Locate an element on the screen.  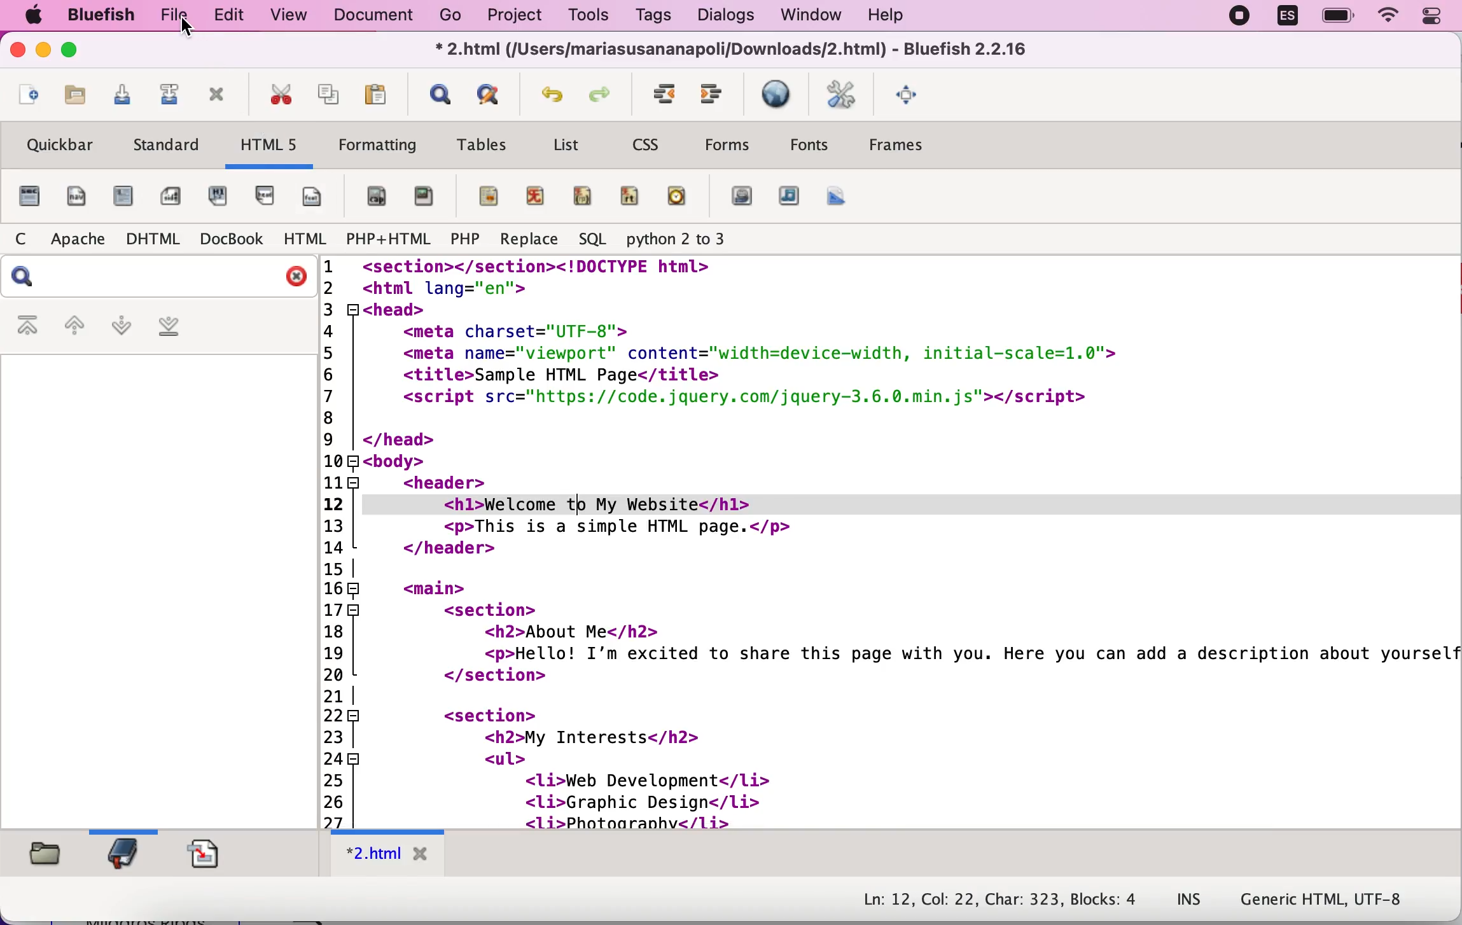
Generic HTML, UTF-8 is located at coordinates (1339, 899).